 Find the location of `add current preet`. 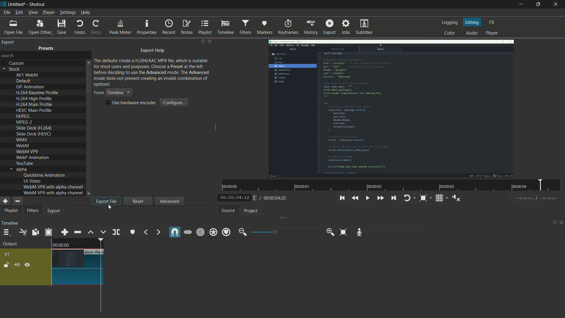

add current preet is located at coordinates (5, 201).